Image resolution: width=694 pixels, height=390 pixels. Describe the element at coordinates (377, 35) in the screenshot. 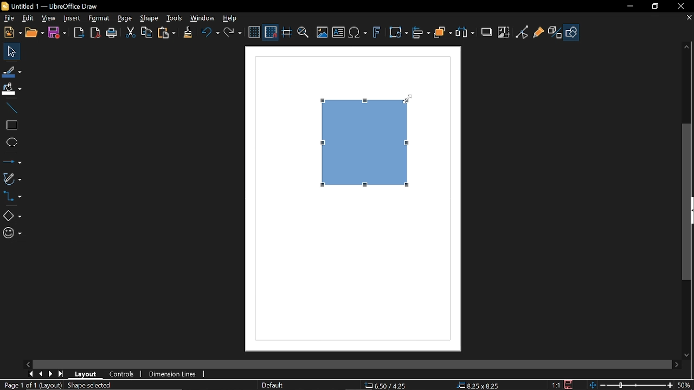

I see `Insert fontwork text` at that location.